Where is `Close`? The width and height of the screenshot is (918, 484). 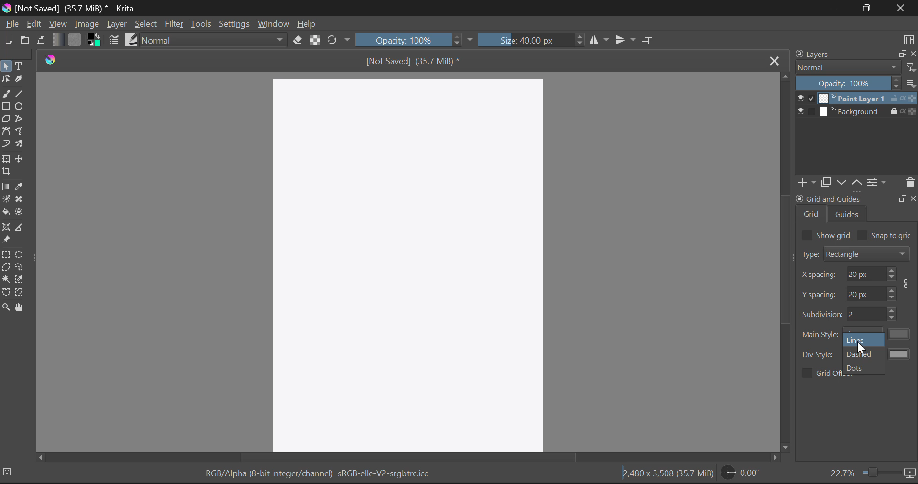
Close is located at coordinates (773, 60).